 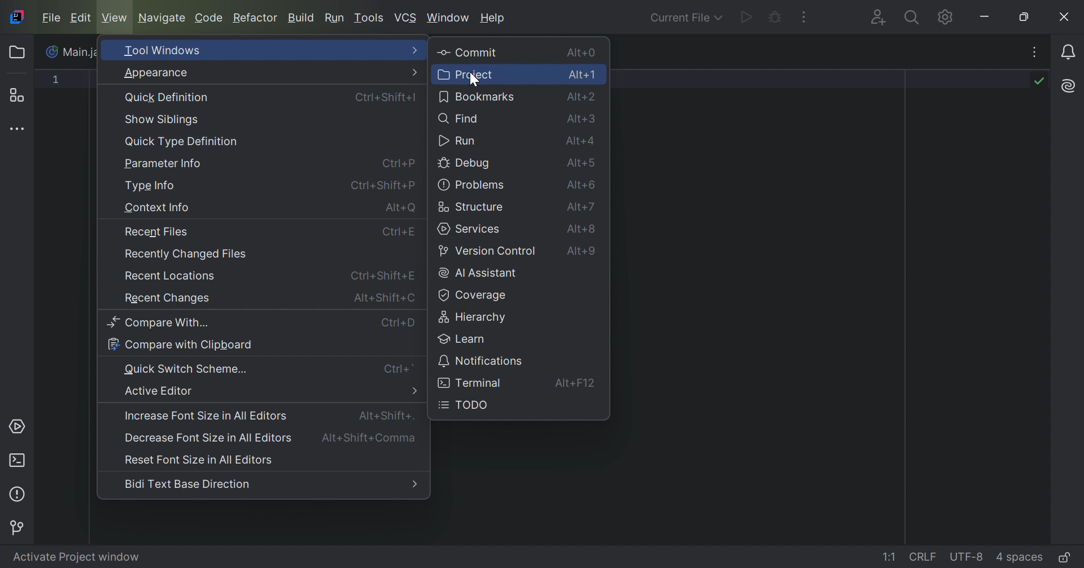 What do you see at coordinates (449, 17) in the screenshot?
I see `Window` at bounding box center [449, 17].